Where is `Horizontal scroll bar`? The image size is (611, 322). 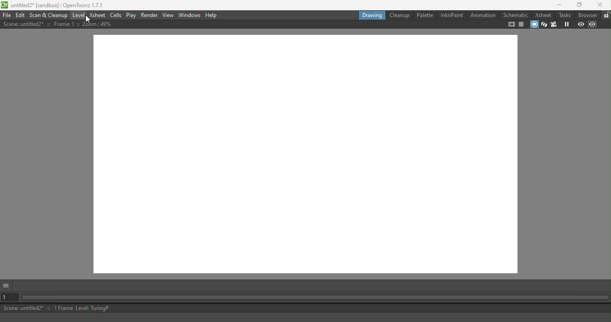 Horizontal scroll bar is located at coordinates (315, 298).